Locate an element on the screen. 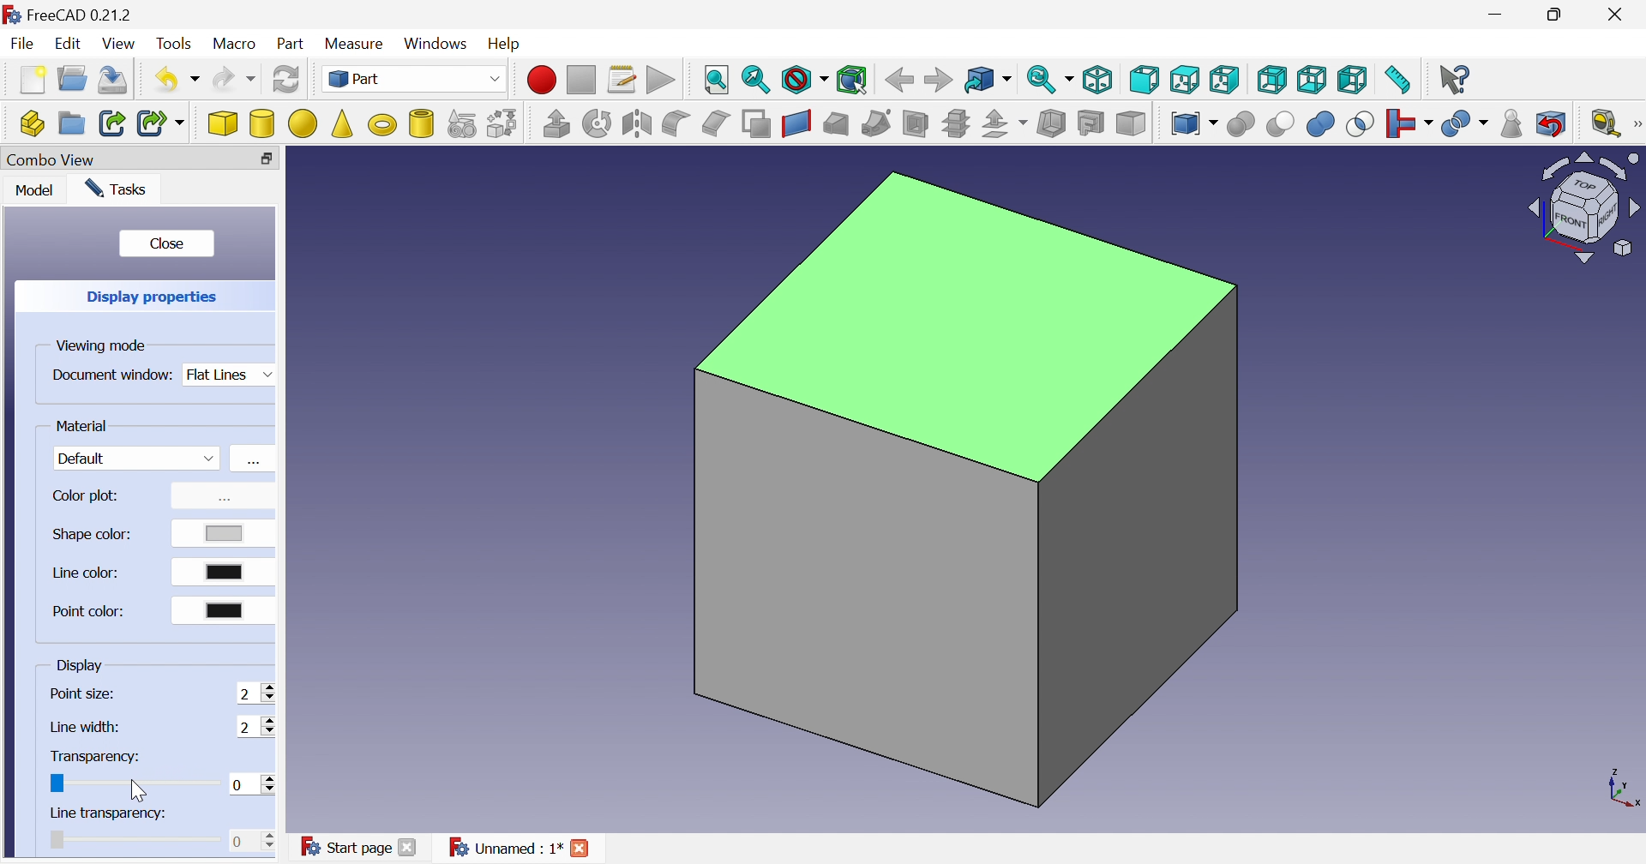 The height and width of the screenshot is (864, 1646). Slider is located at coordinates (57, 838).